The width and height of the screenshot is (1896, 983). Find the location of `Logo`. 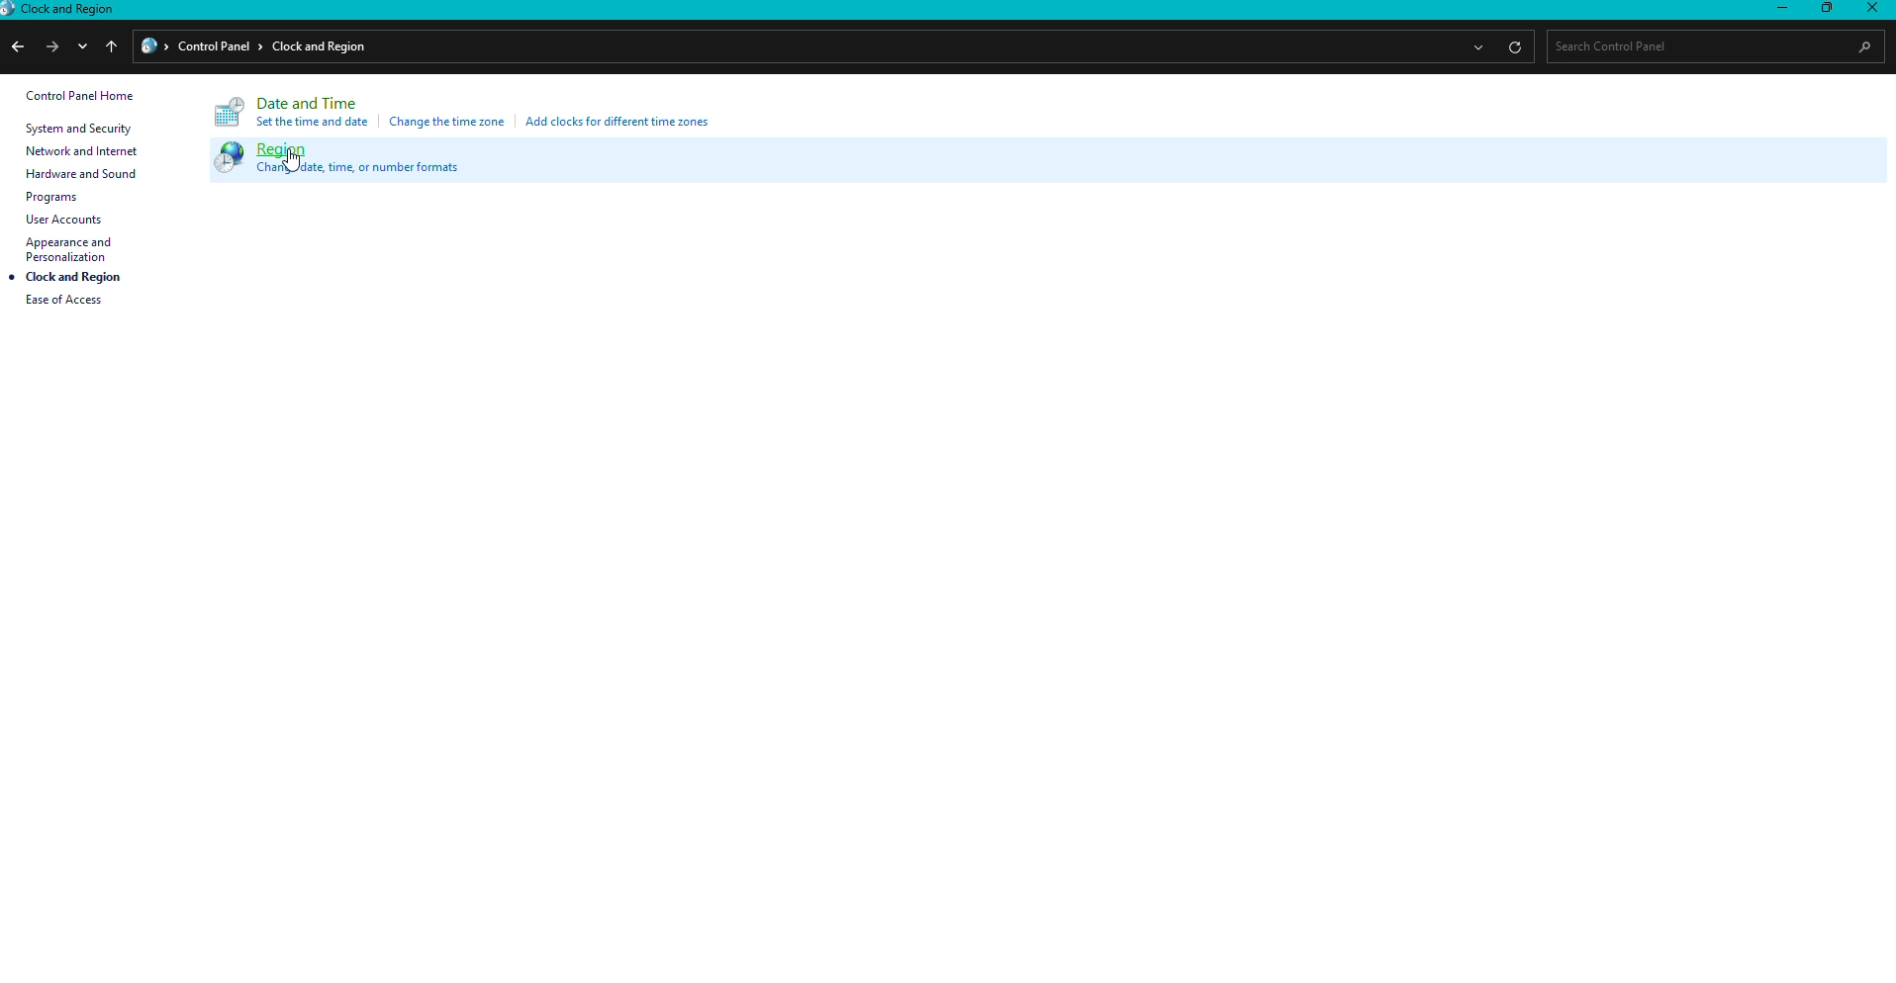

Logo is located at coordinates (222, 157).